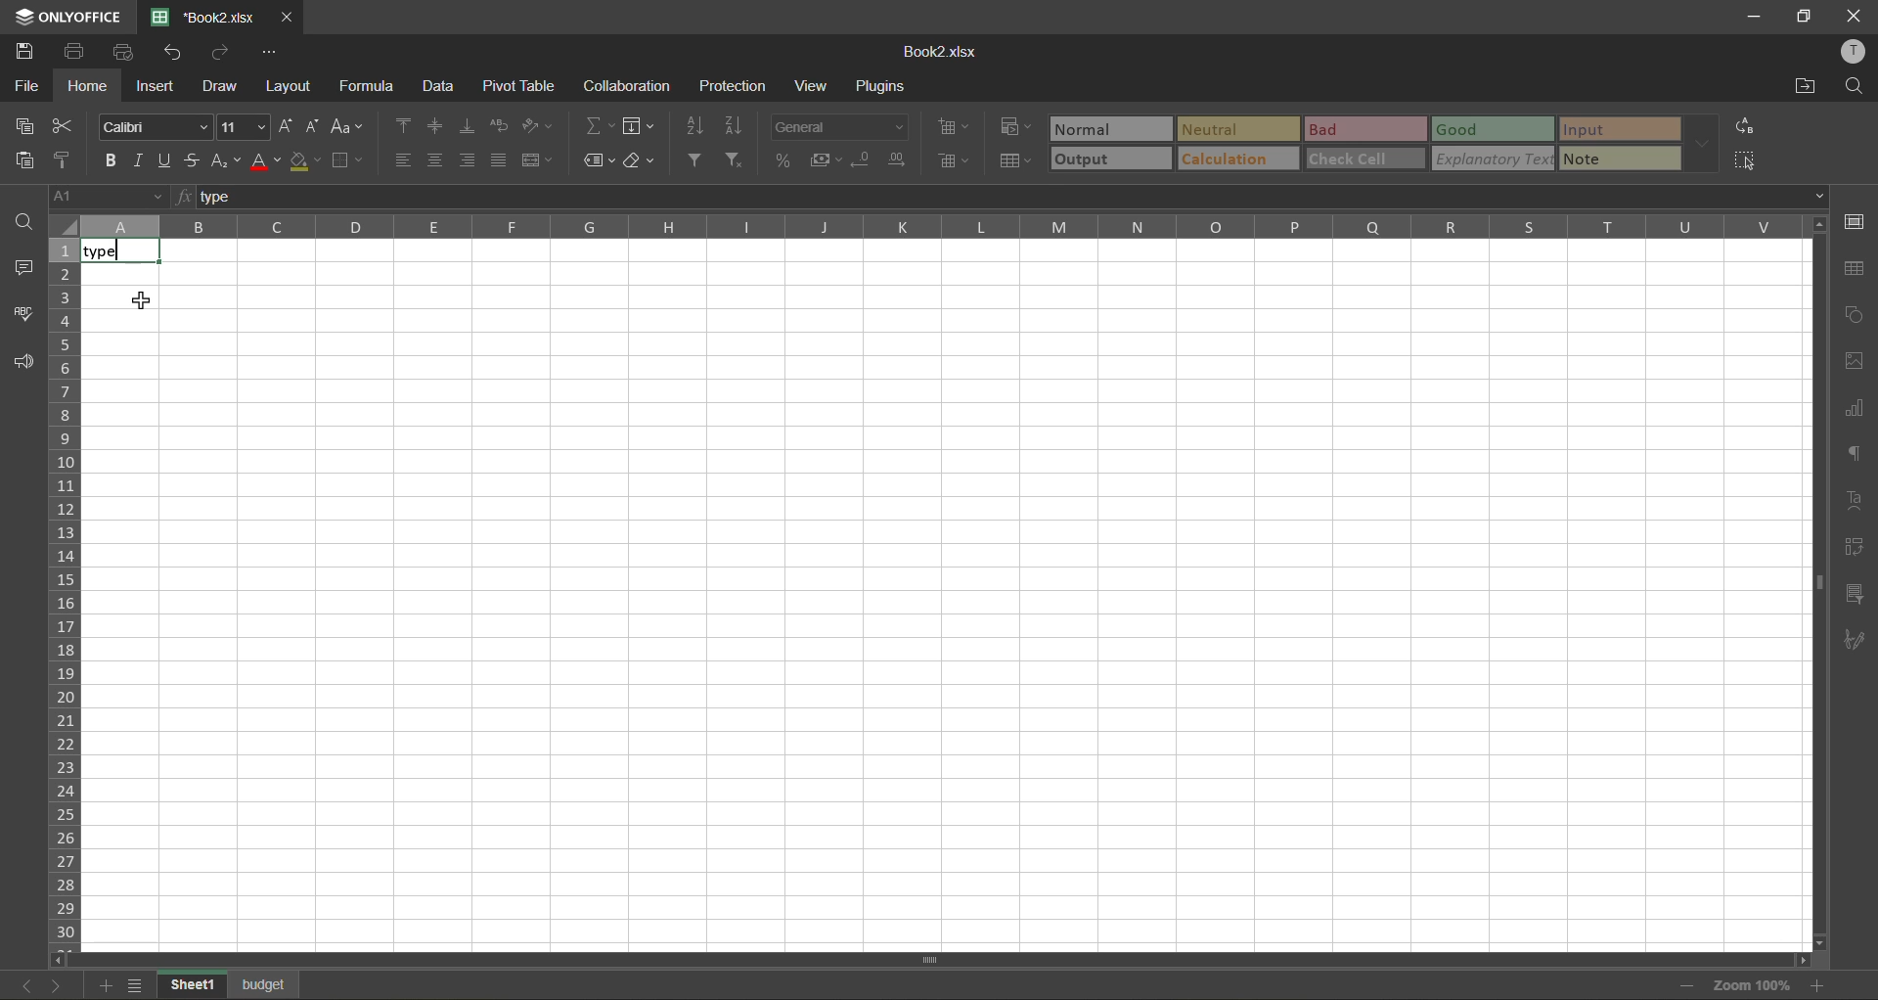  Describe the element at coordinates (738, 125) in the screenshot. I see `sort descending` at that location.